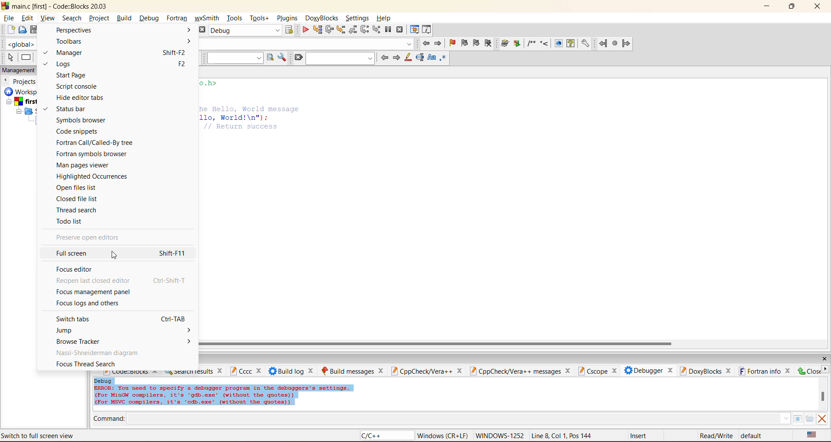 The image size is (831, 442). Describe the element at coordinates (27, 17) in the screenshot. I see `edit` at that location.